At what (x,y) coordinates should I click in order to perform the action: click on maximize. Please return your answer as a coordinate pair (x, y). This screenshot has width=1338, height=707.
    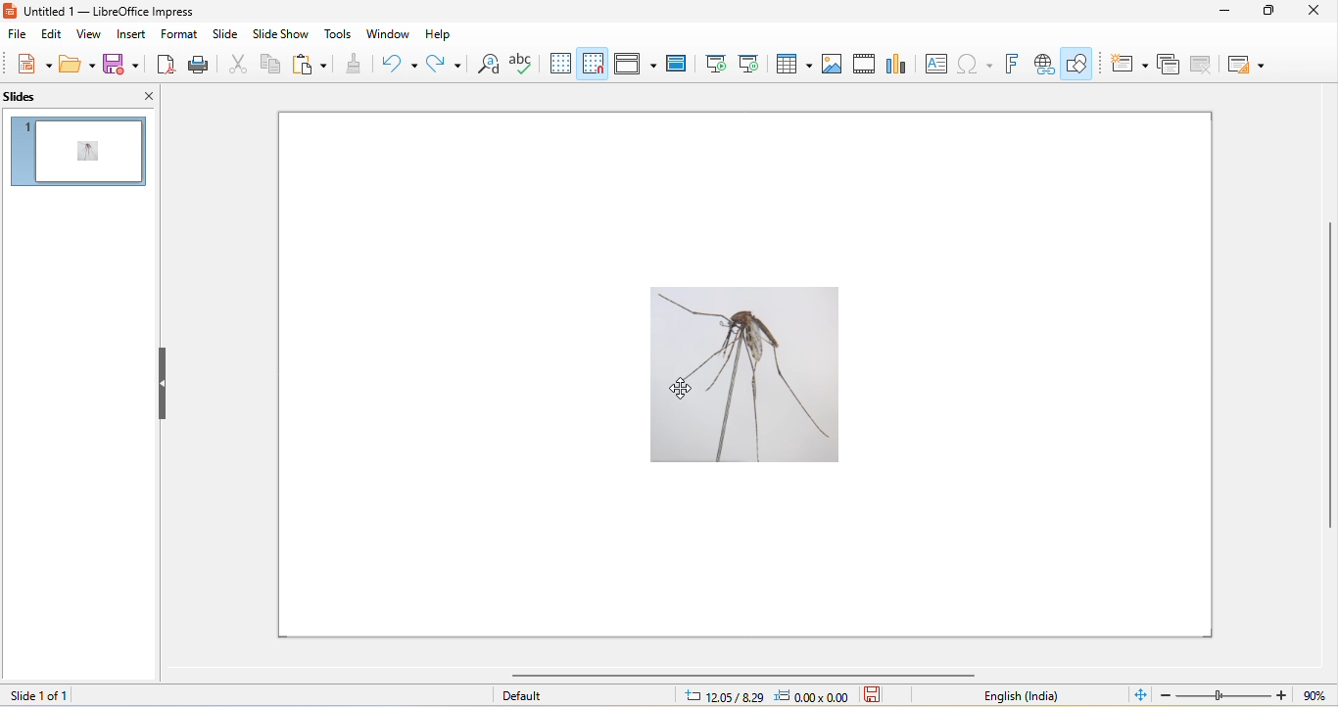
    Looking at the image, I should click on (1271, 15).